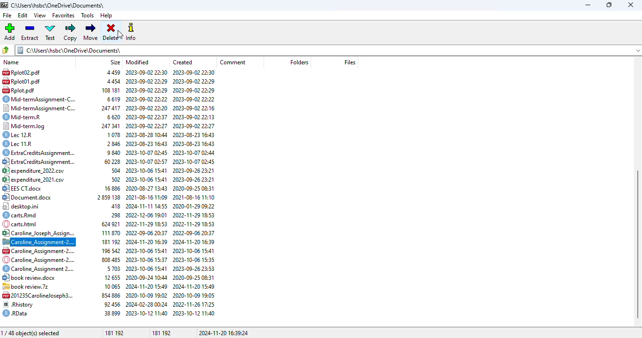  Describe the element at coordinates (38, 269) in the screenshot. I see ` Caroline_Assignment 2...` at that location.